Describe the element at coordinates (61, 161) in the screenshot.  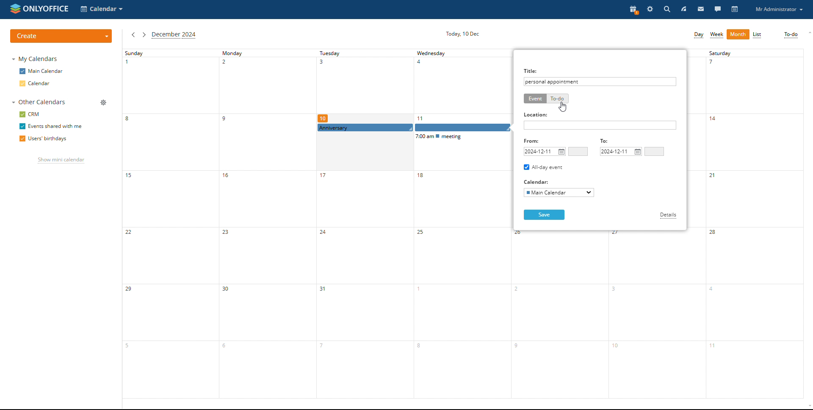
I see `show mini calendar` at that location.